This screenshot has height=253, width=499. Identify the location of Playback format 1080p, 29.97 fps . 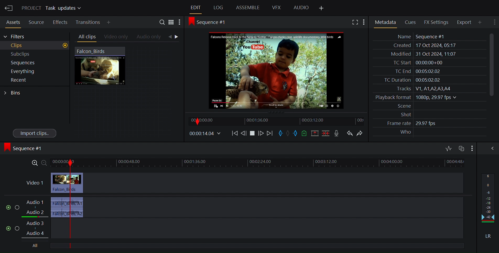
(415, 97).